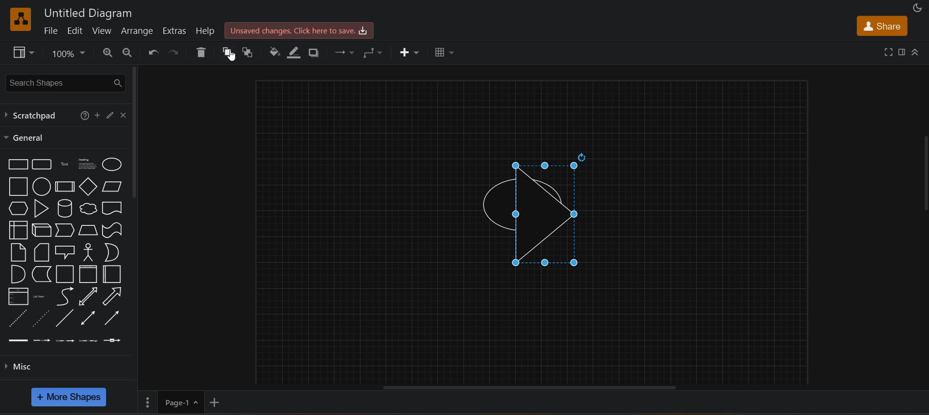 The image size is (929, 415). What do you see at coordinates (91, 14) in the screenshot?
I see `untitled diagram` at bounding box center [91, 14].